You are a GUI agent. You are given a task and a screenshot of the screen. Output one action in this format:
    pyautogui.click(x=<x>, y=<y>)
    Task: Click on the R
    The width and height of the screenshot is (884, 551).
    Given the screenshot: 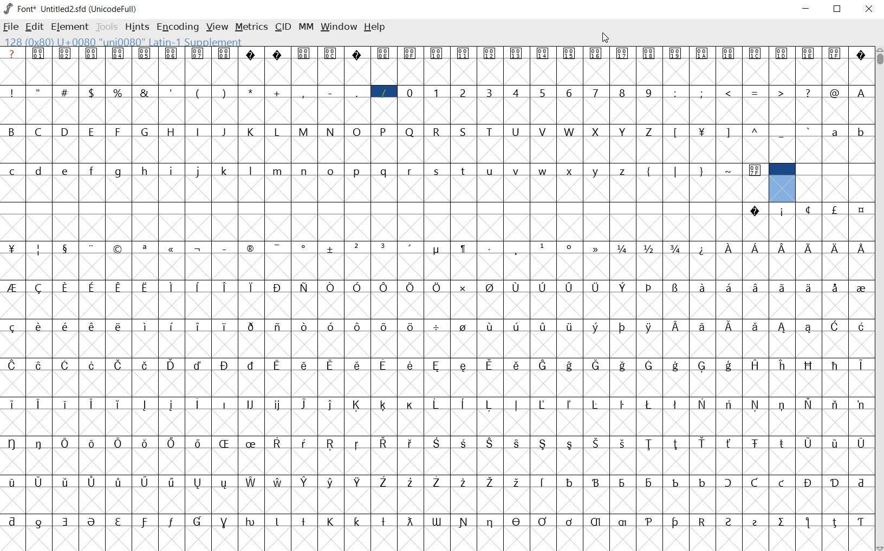 What is the action you would take?
    pyautogui.click(x=438, y=131)
    